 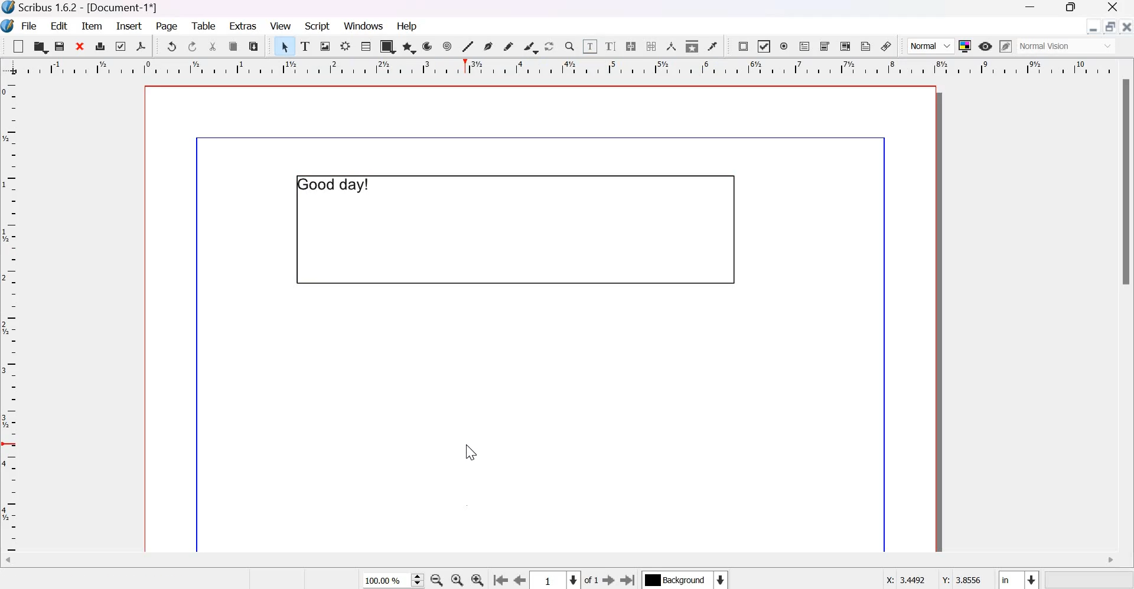 I want to click on Freehand line, so click(x=508, y=47).